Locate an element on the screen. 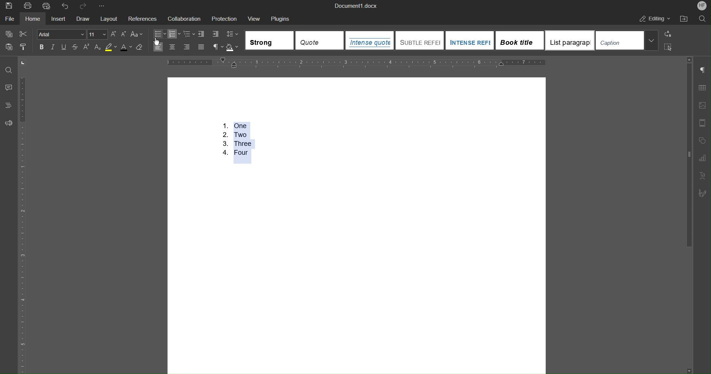 The image size is (711, 374). Cut is located at coordinates (24, 34).